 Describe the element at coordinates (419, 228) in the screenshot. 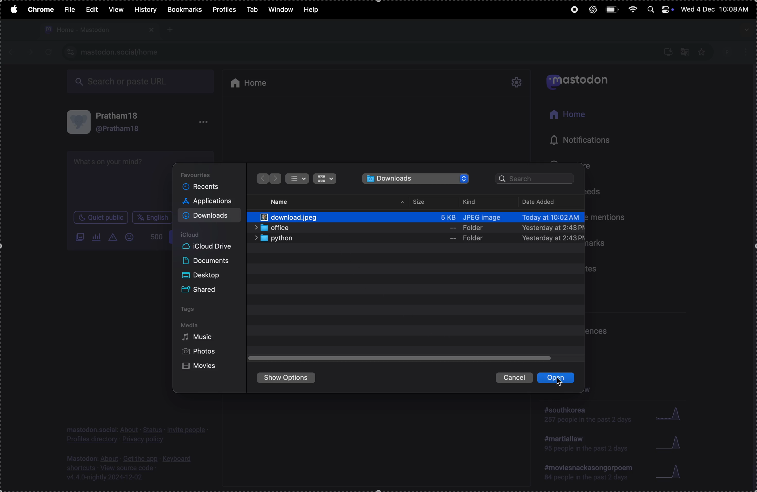

I see `office folder` at that location.